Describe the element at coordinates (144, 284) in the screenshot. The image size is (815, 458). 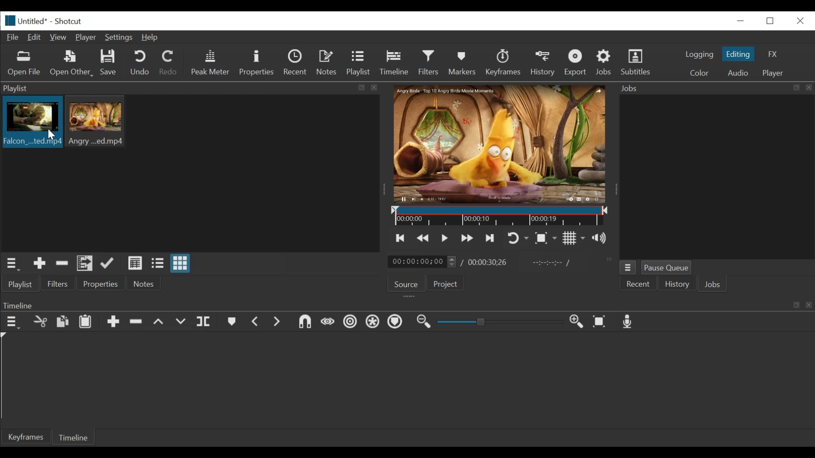
I see `Notes` at that location.